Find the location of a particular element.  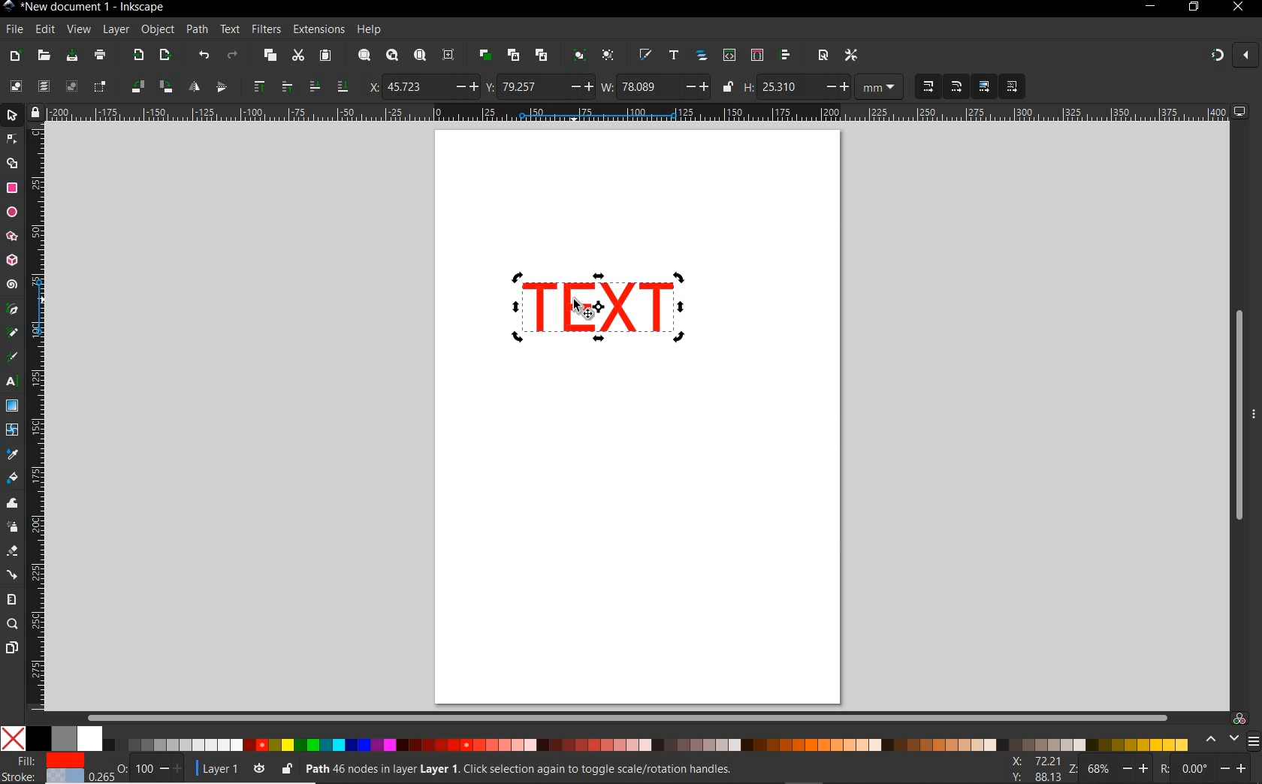

CURRENT LAYER: LAYER 1 is located at coordinates (219, 770).